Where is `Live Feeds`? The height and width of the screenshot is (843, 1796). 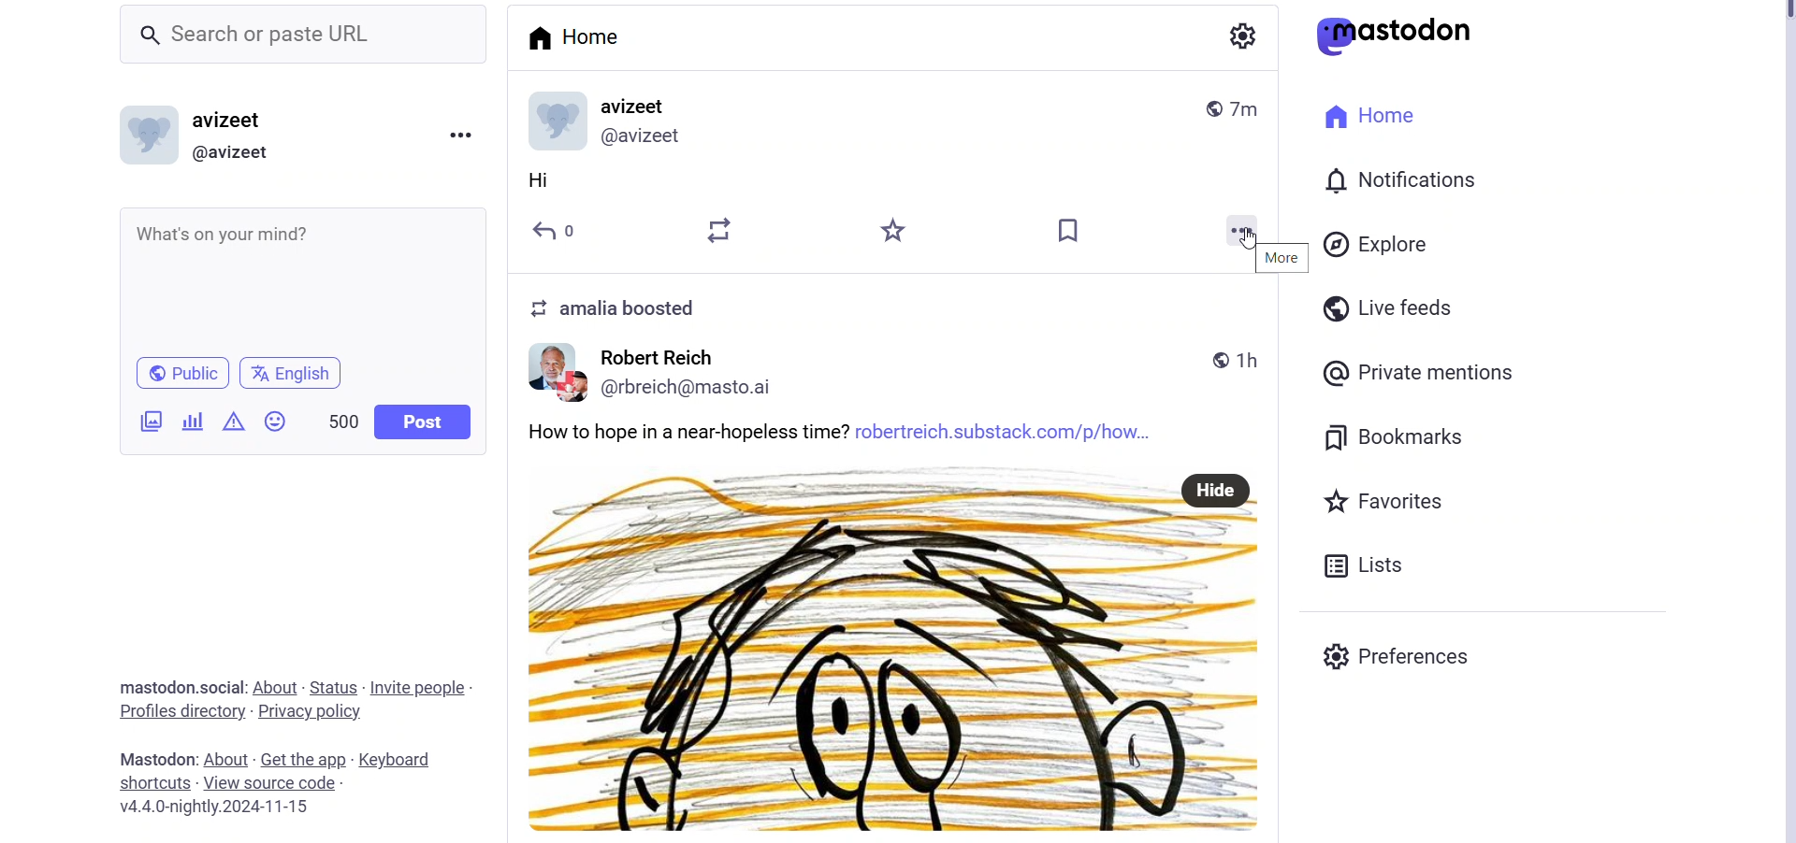
Live Feeds is located at coordinates (1386, 308).